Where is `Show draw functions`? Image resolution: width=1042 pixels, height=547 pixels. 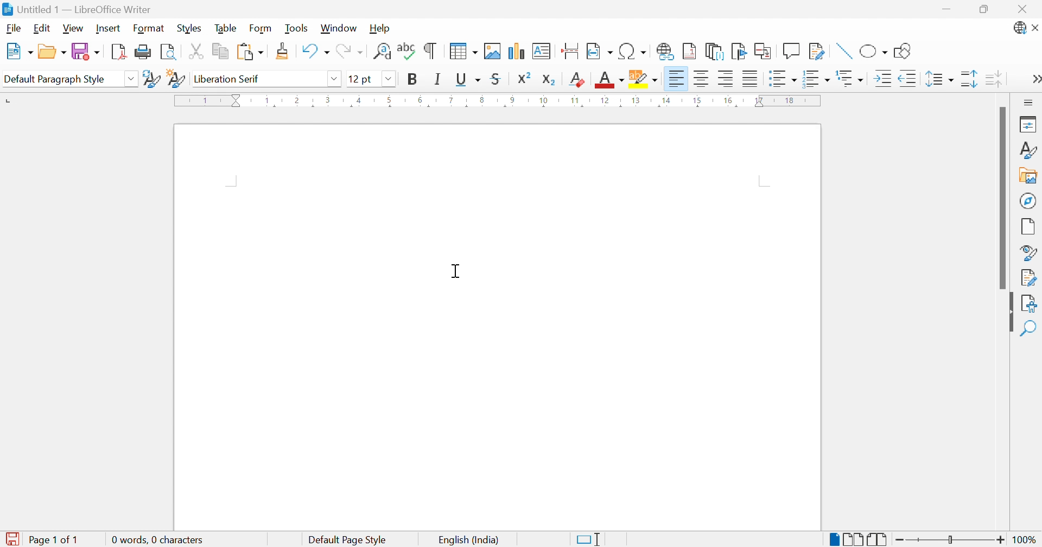 Show draw functions is located at coordinates (901, 51).